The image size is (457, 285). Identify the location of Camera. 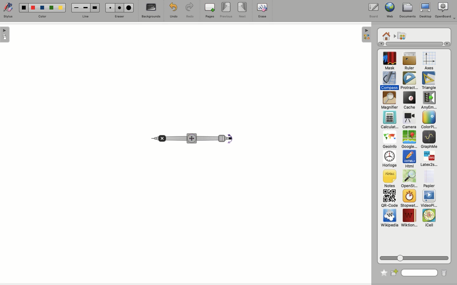
(409, 120).